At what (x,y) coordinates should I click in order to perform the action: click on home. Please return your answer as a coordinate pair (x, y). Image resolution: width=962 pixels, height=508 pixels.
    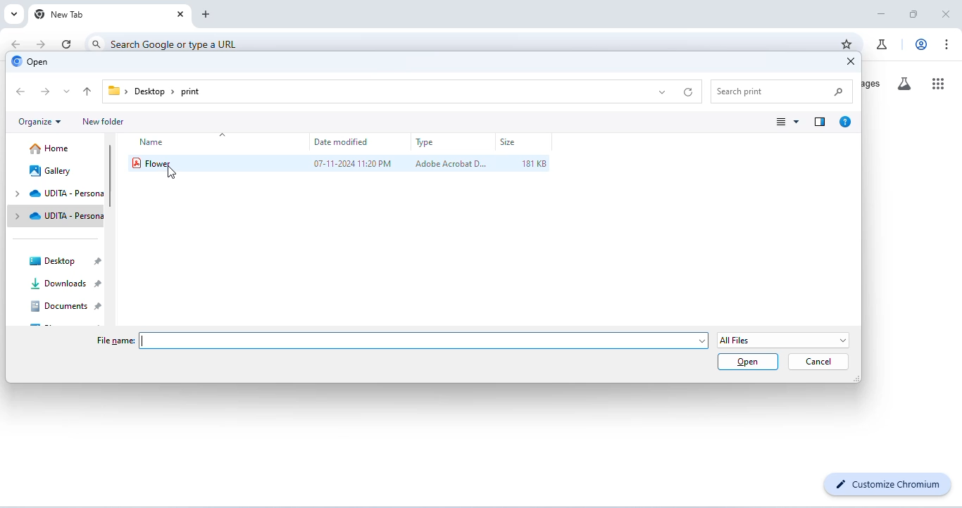
    Looking at the image, I should click on (50, 149).